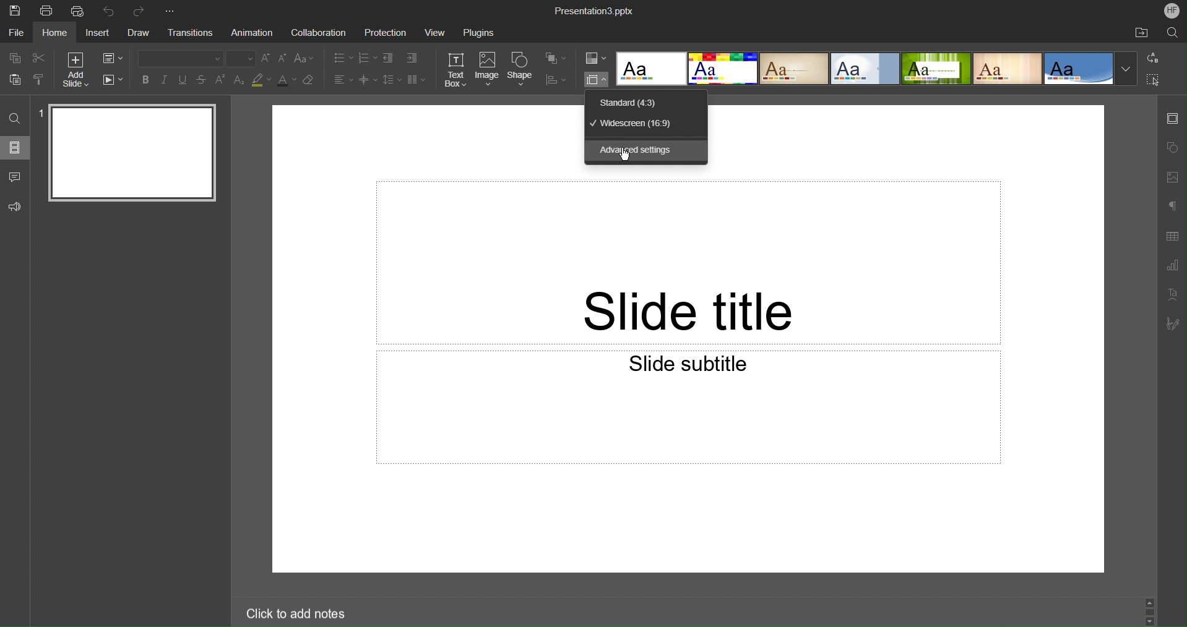 The width and height of the screenshot is (1187, 627). I want to click on Save, so click(16, 11).